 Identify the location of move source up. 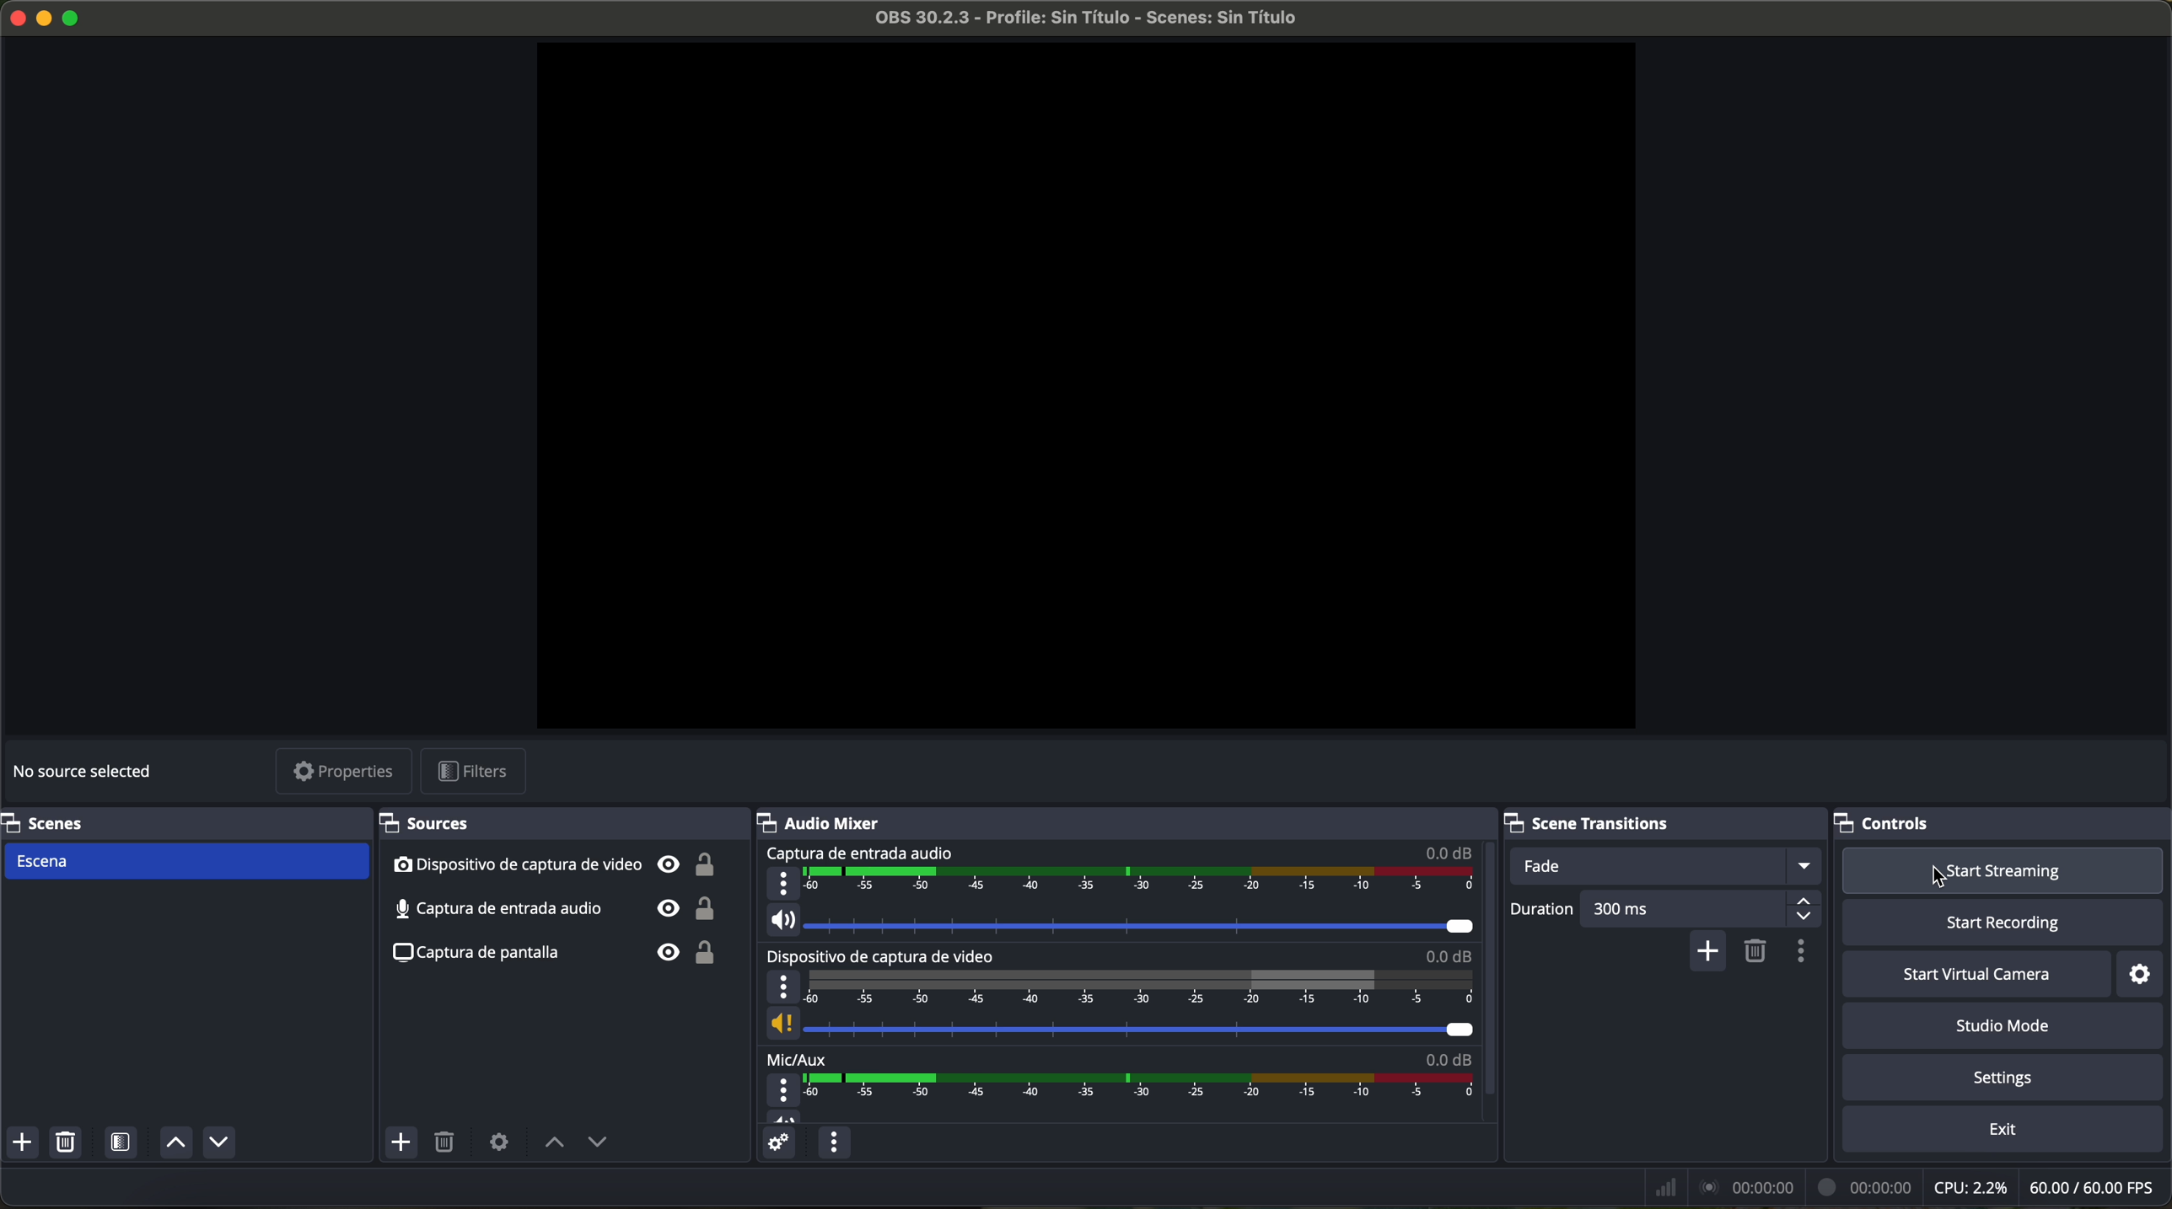
(173, 1144).